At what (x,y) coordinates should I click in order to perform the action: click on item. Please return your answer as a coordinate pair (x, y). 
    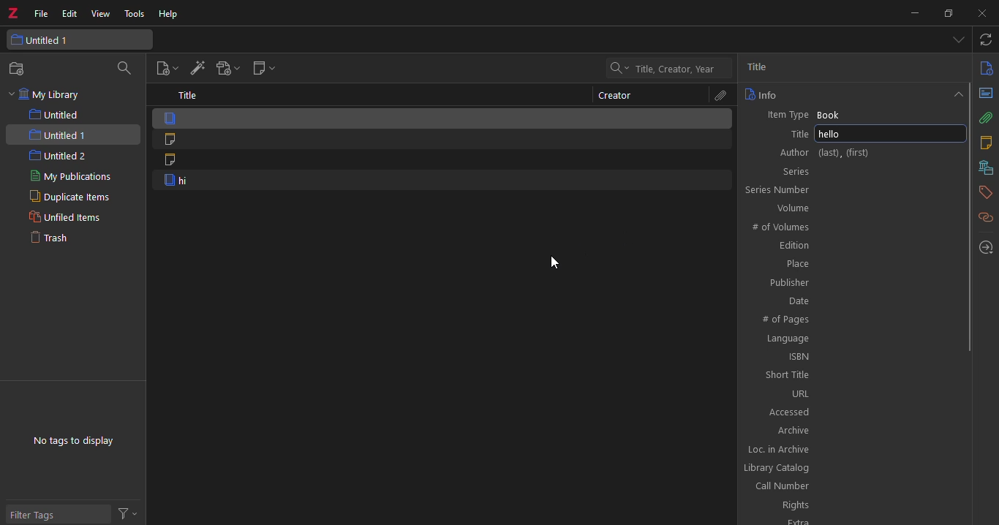
    Looking at the image, I should click on (441, 181).